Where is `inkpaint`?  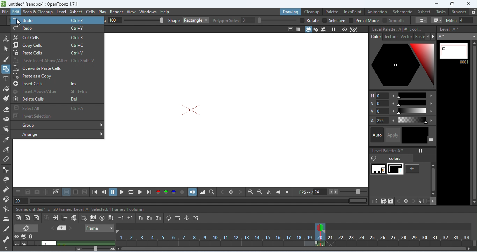 inkpaint is located at coordinates (353, 12).